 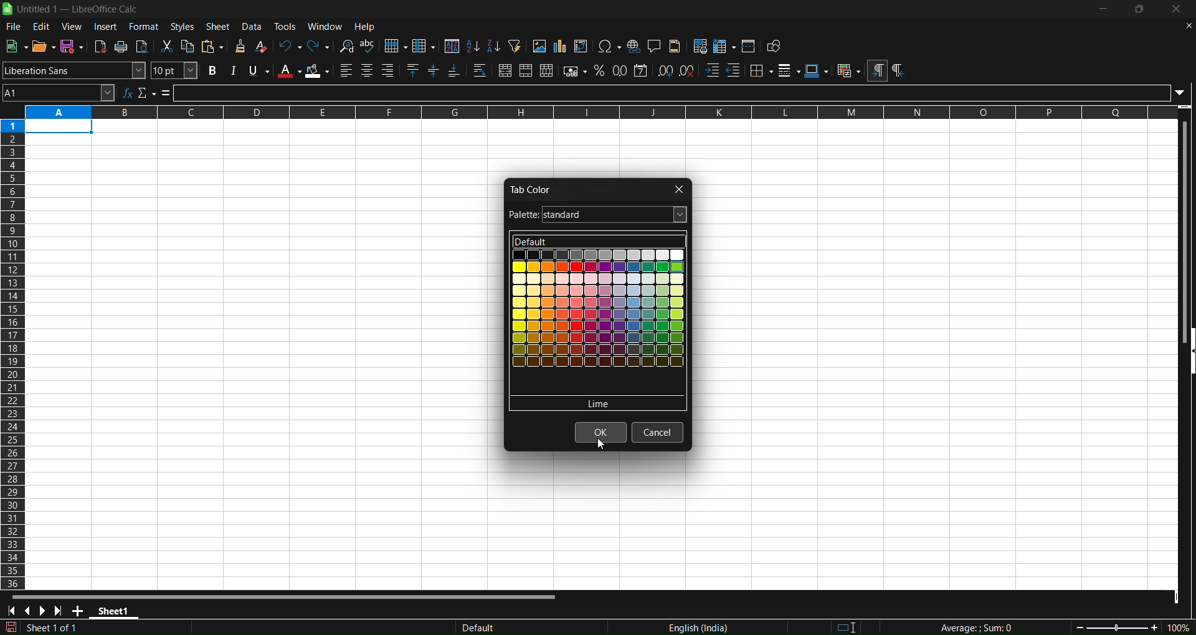 I want to click on insert comment, so click(x=654, y=45).